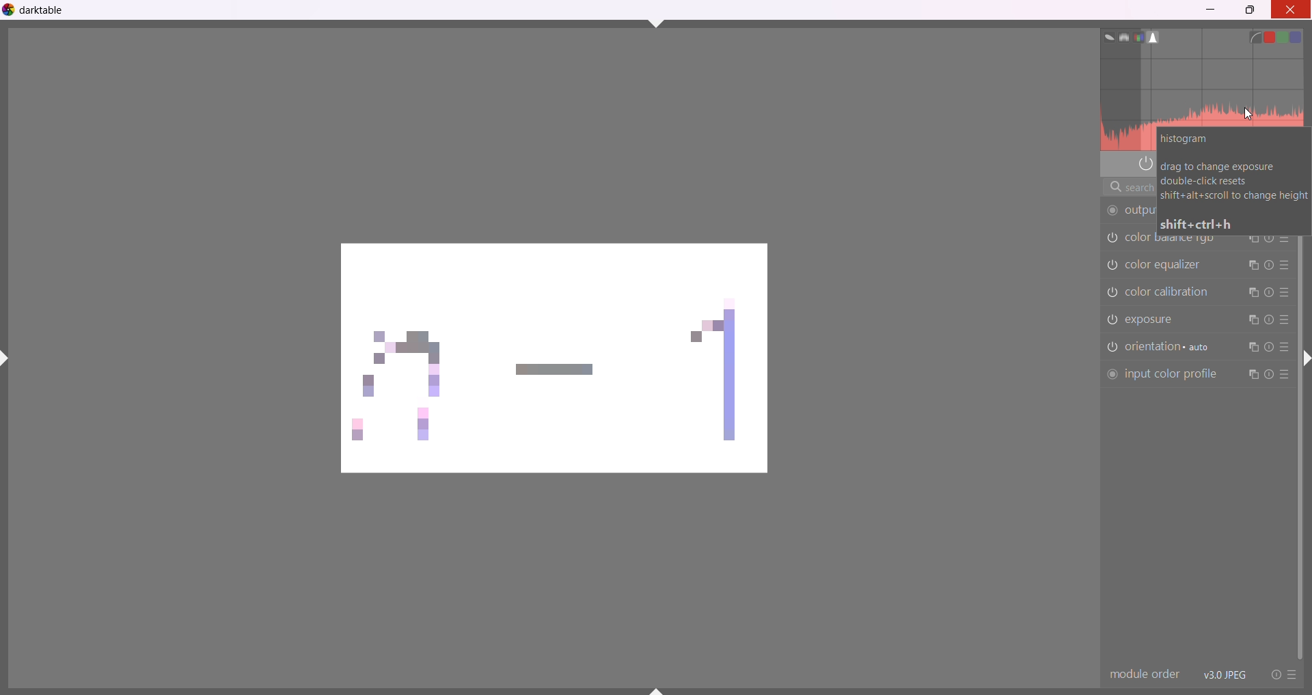 Image resolution: width=1312 pixels, height=695 pixels. Describe the element at coordinates (1143, 675) in the screenshot. I see `module order` at that location.